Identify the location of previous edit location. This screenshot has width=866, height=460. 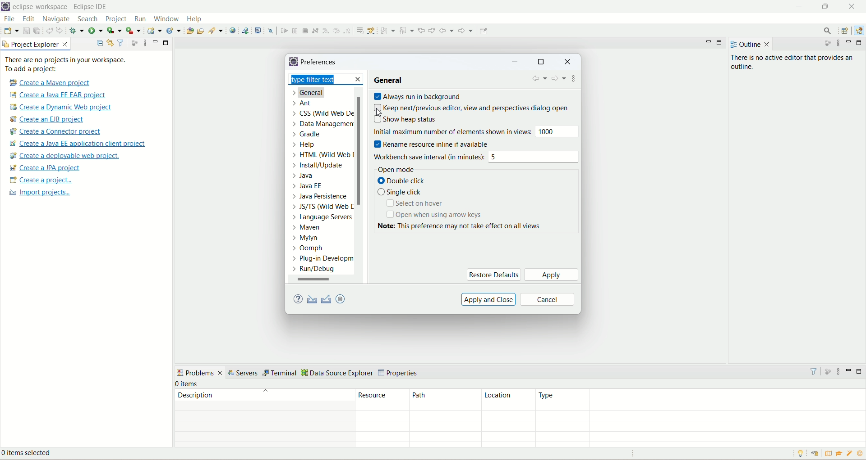
(421, 31).